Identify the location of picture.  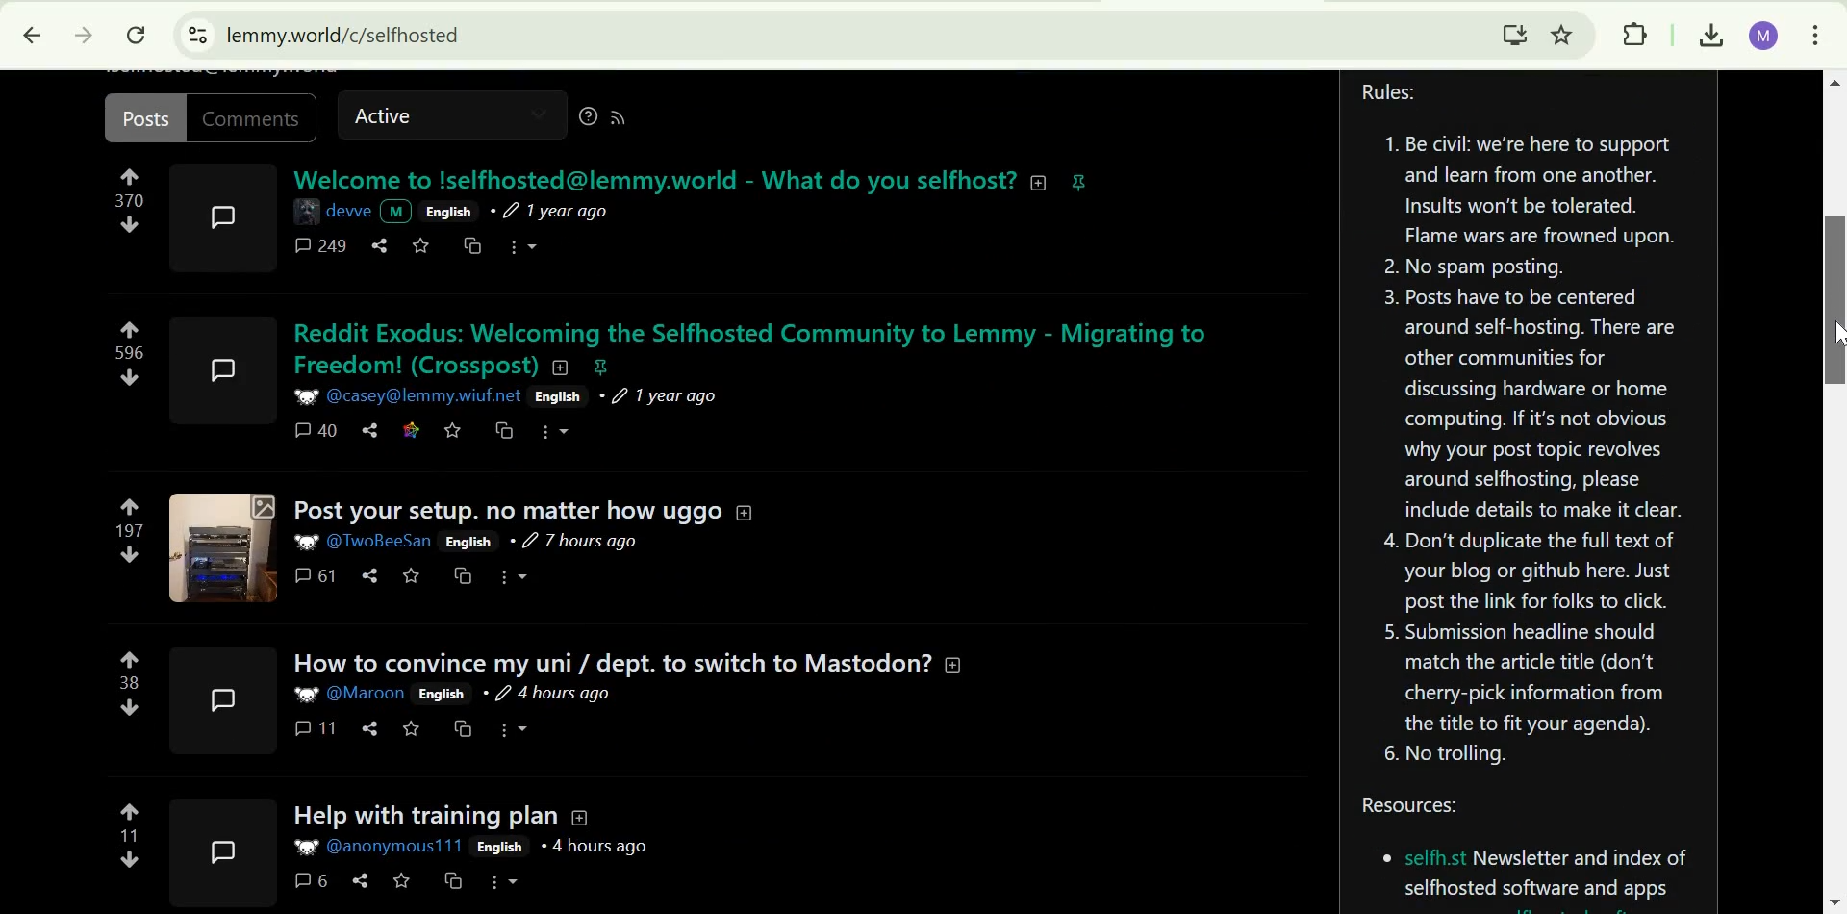
(397, 212).